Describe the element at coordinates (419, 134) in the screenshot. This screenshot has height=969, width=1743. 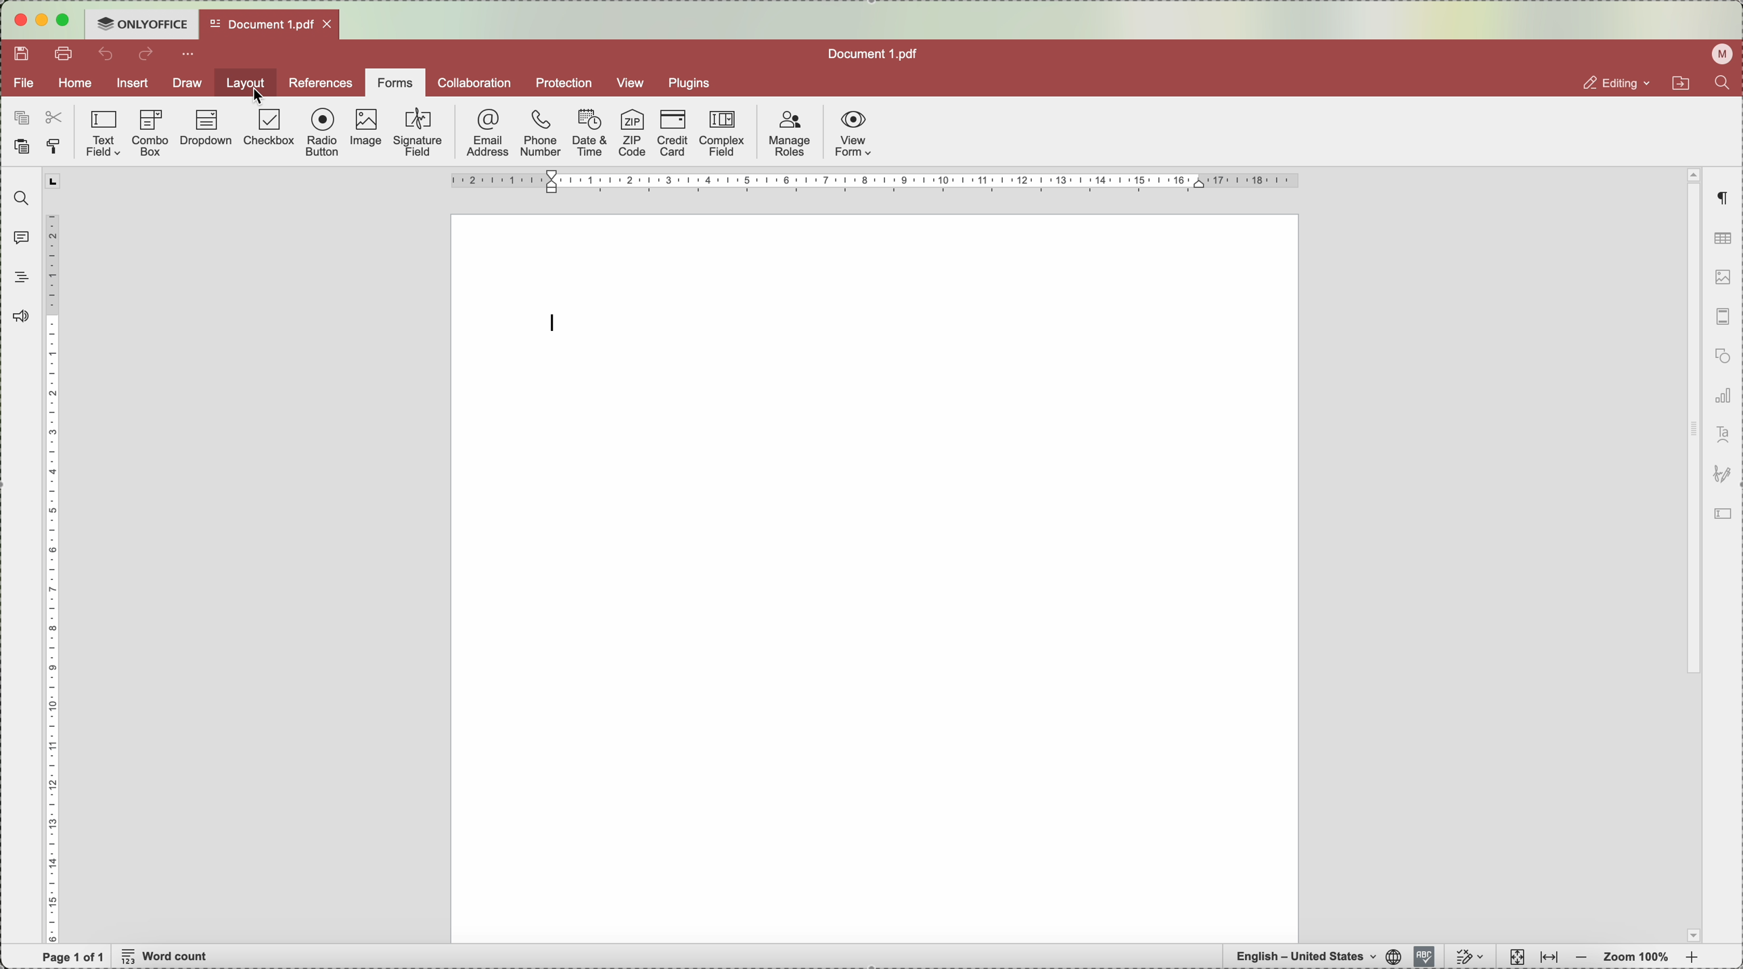
I see `signature field` at that location.